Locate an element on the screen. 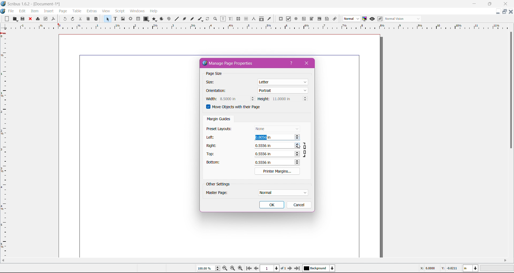  Redo is located at coordinates (73, 19).